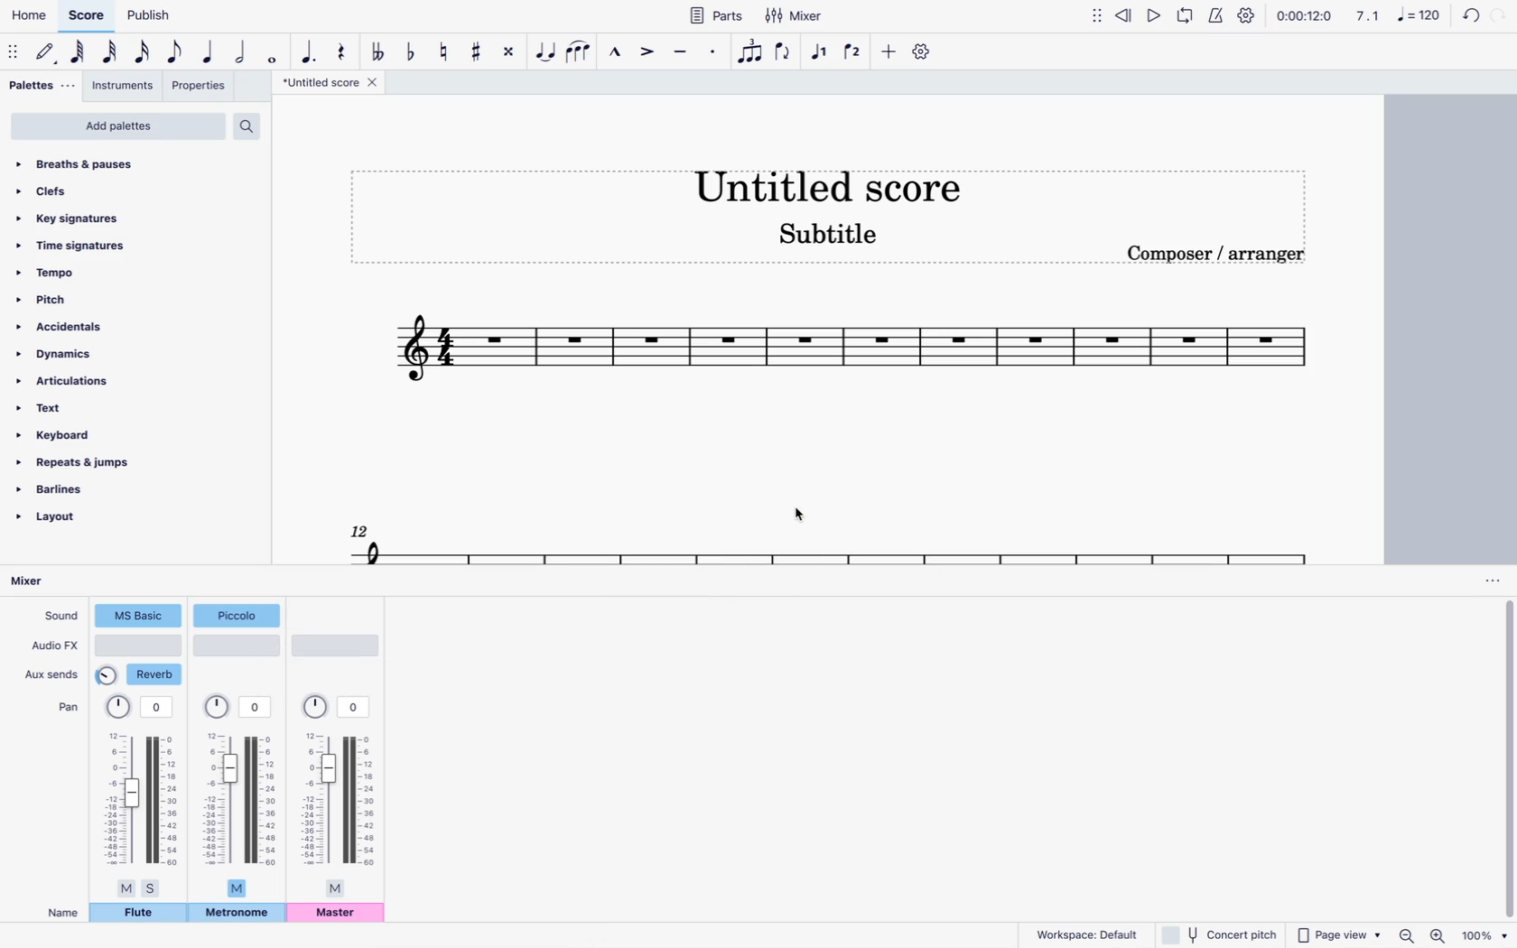  What do you see at coordinates (377, 51) in the screenshot?
I see `toggle double flat` at bounding box center [377, 51].